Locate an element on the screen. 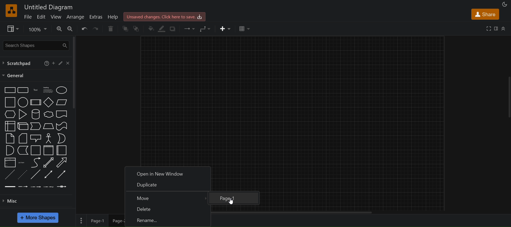 The height and width of the screenshot is (227, 511). arrange is located at coordinates (76, 18).